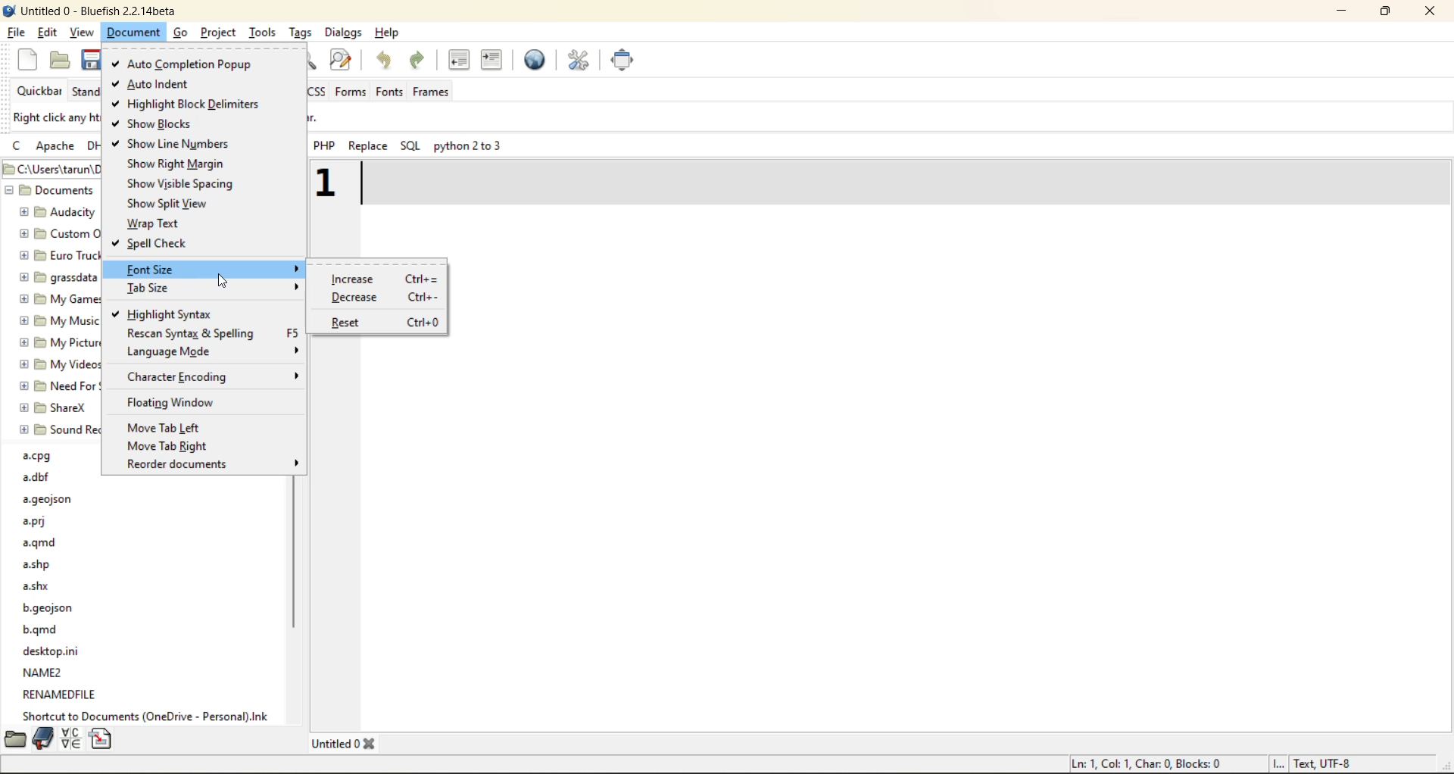  I want to click on Shortcut to documents (OneDrive - Personal).lnk, so click(148, 715).